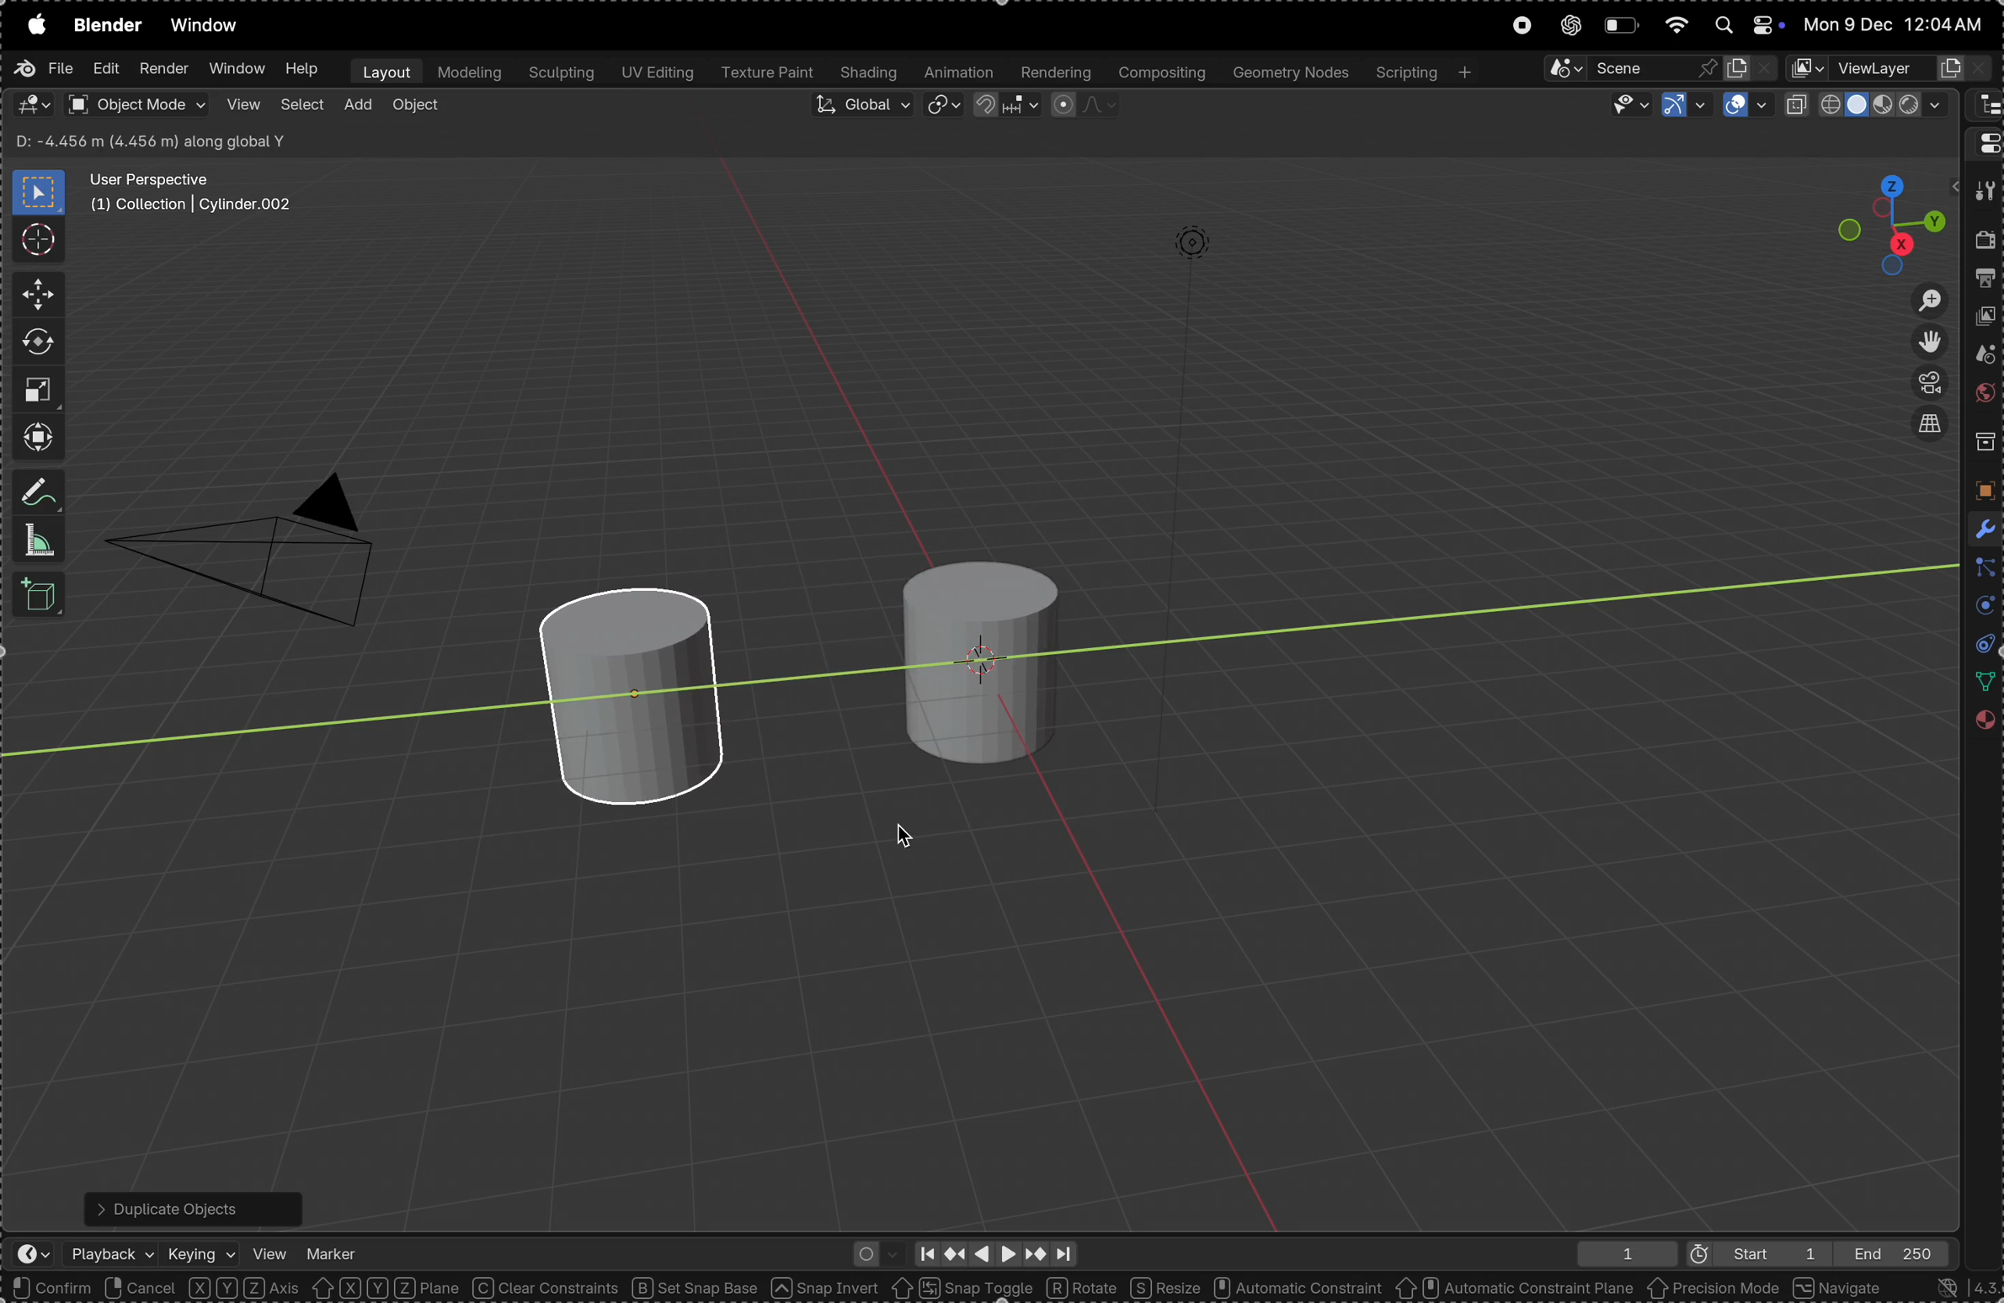 This screenshot has height=1303, width=2004. Describe the element at coordinates (1986, 320) in the screenshot. I see `view layer` at that location.